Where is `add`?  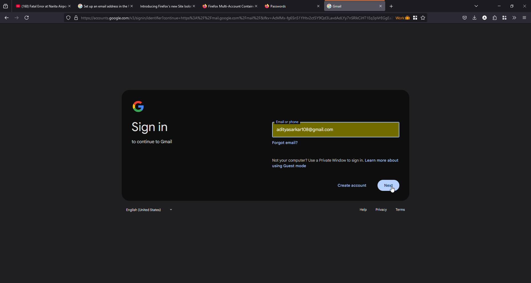
add is located at coordinates (391, 6).